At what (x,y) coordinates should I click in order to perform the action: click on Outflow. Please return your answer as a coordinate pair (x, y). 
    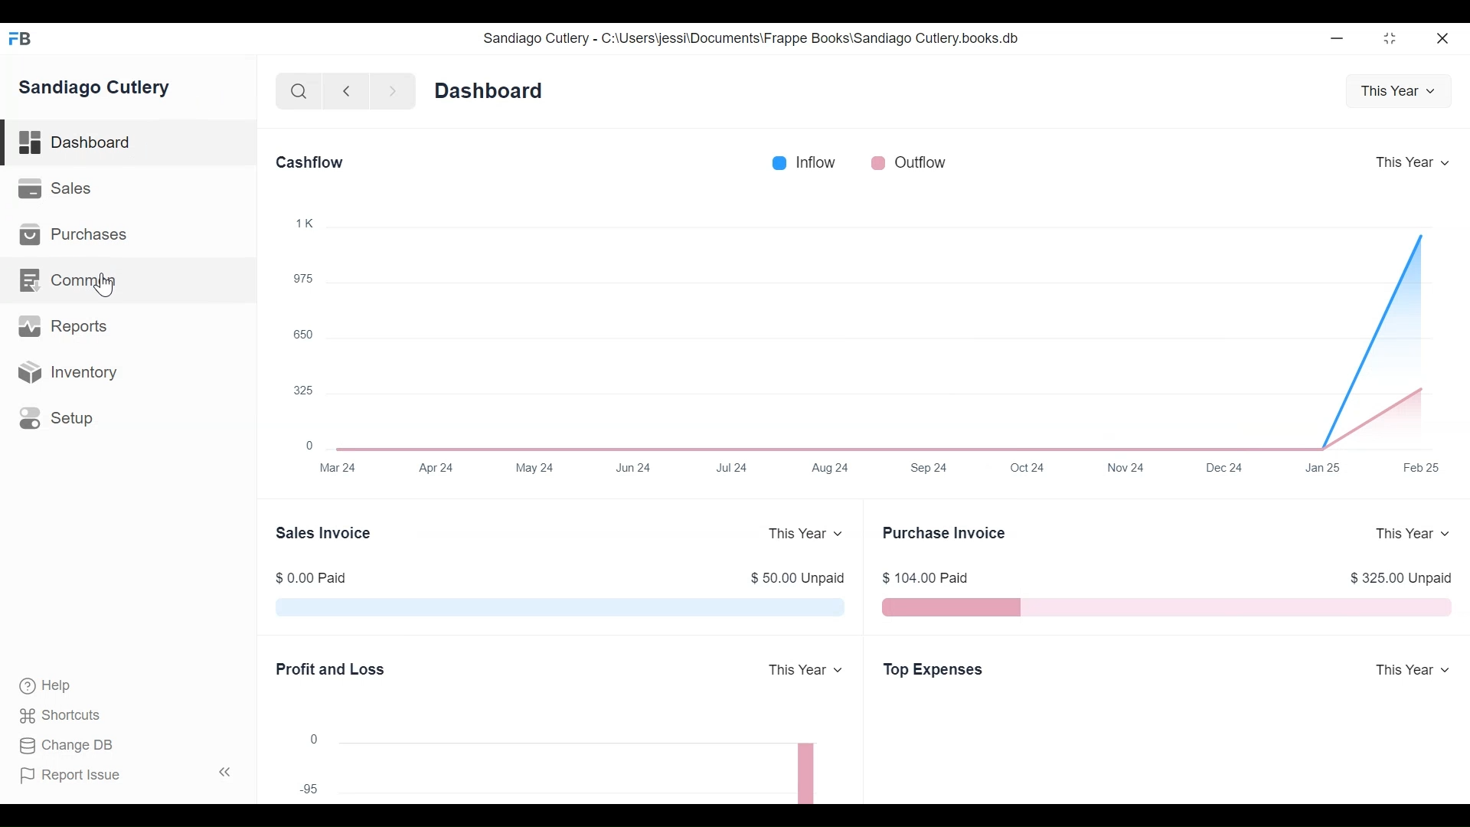
    Looking at the image, I should click on (924, 162).